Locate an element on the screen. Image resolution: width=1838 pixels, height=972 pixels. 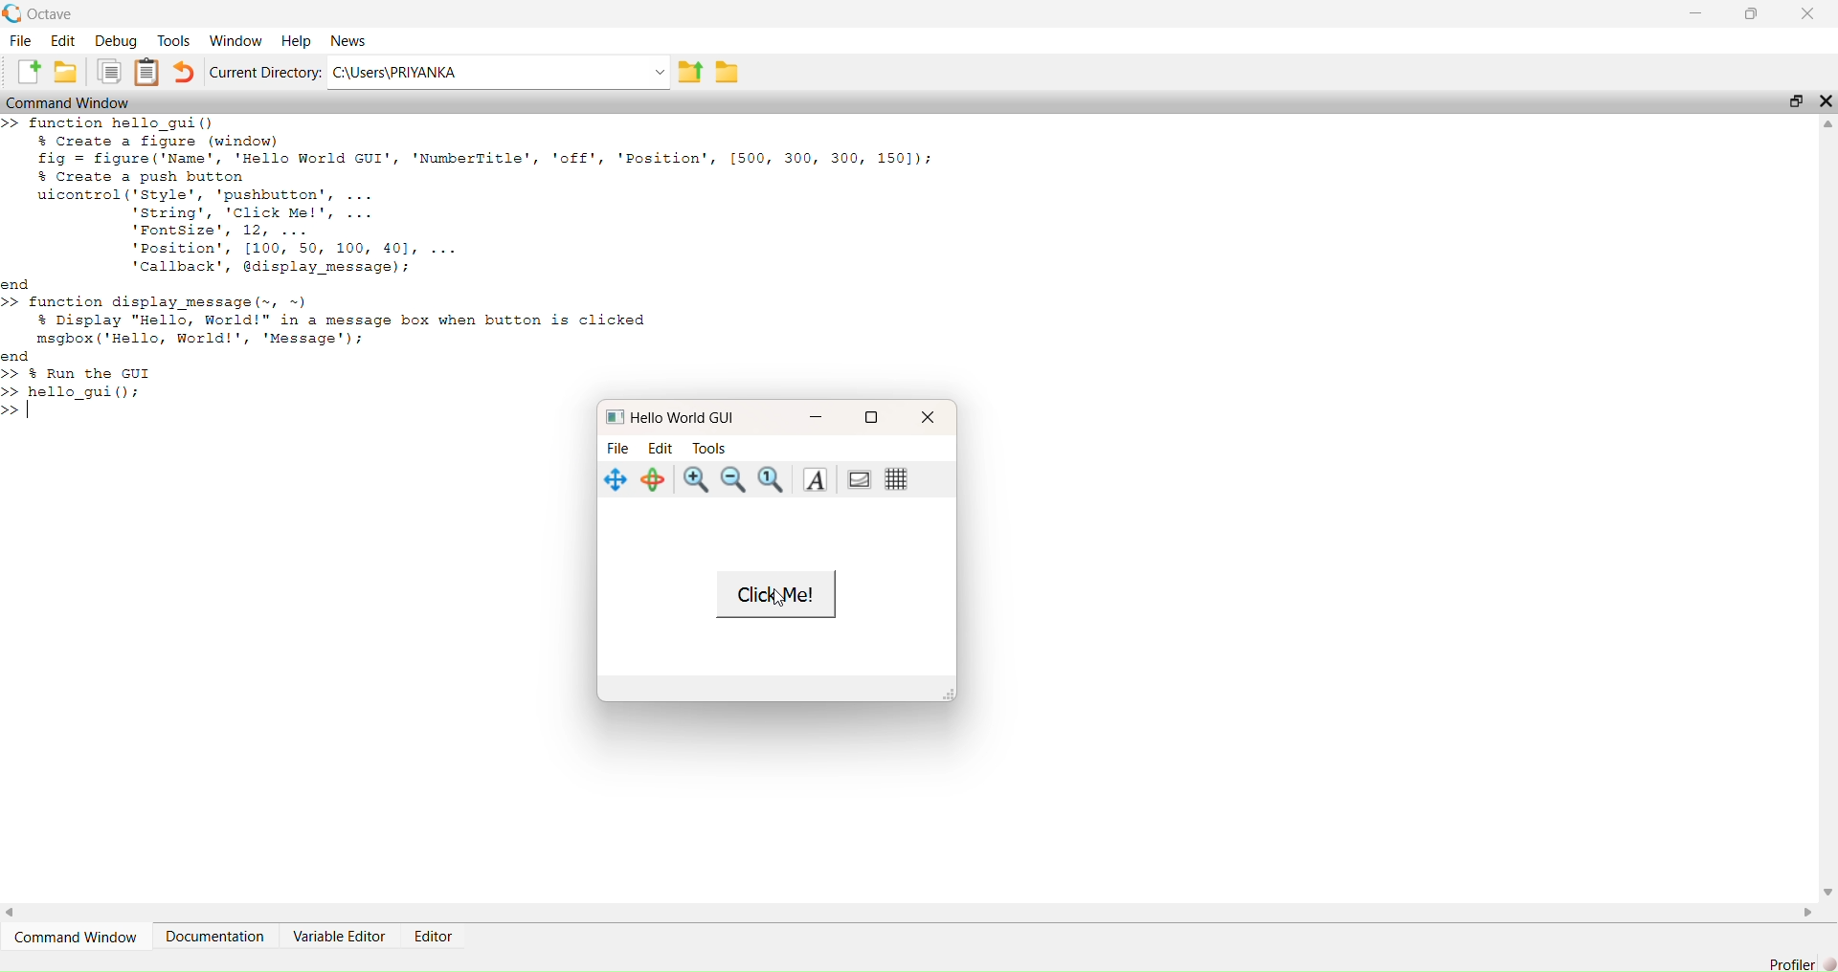
‘Current Directory: is located at coordinates (262, 75).